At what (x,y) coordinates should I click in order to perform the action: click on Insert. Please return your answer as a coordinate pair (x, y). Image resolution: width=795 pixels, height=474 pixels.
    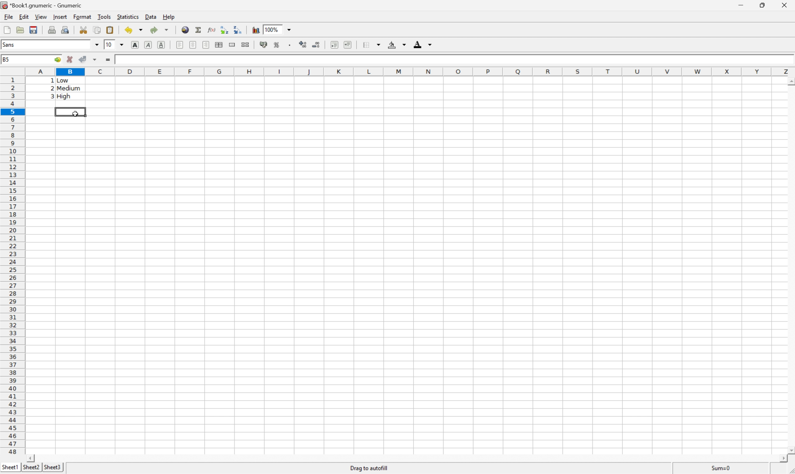
    Looking at the image, I should click on (60, 16).